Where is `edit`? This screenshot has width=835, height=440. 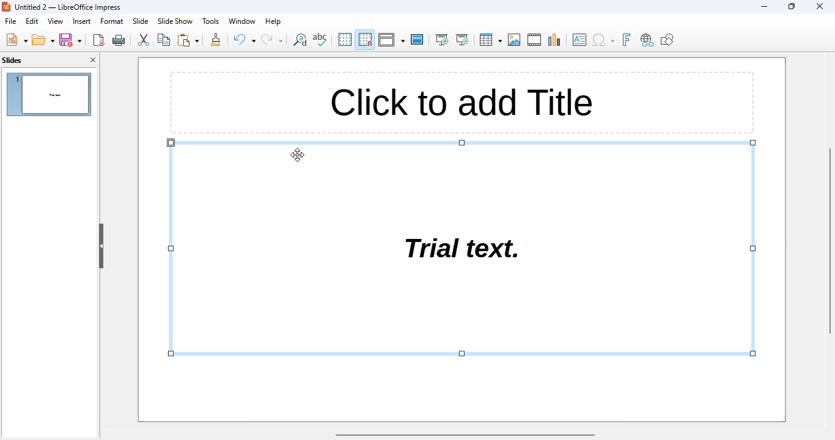 edit is located at coordinates (32, 21).